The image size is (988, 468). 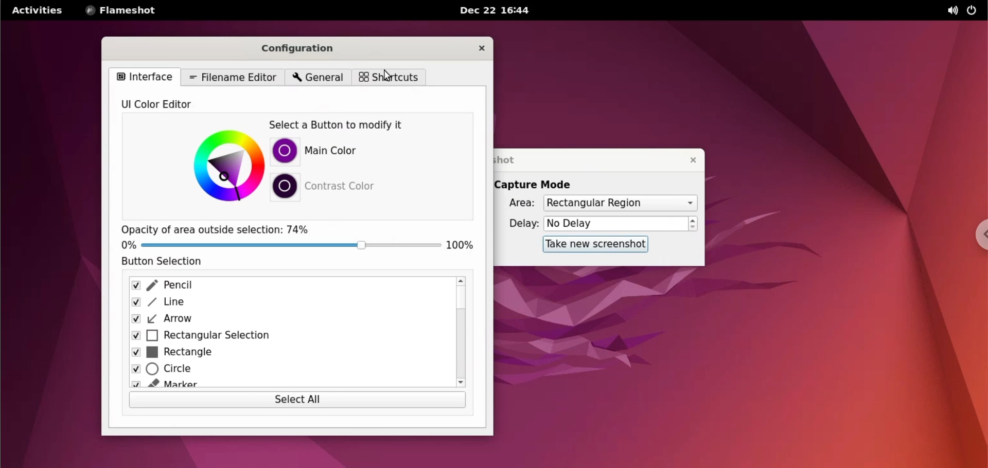 What do you see at coordinates (499, 10) in the screenshot?
I see `Dec 22 16:44` at bounding box center [499, 10].